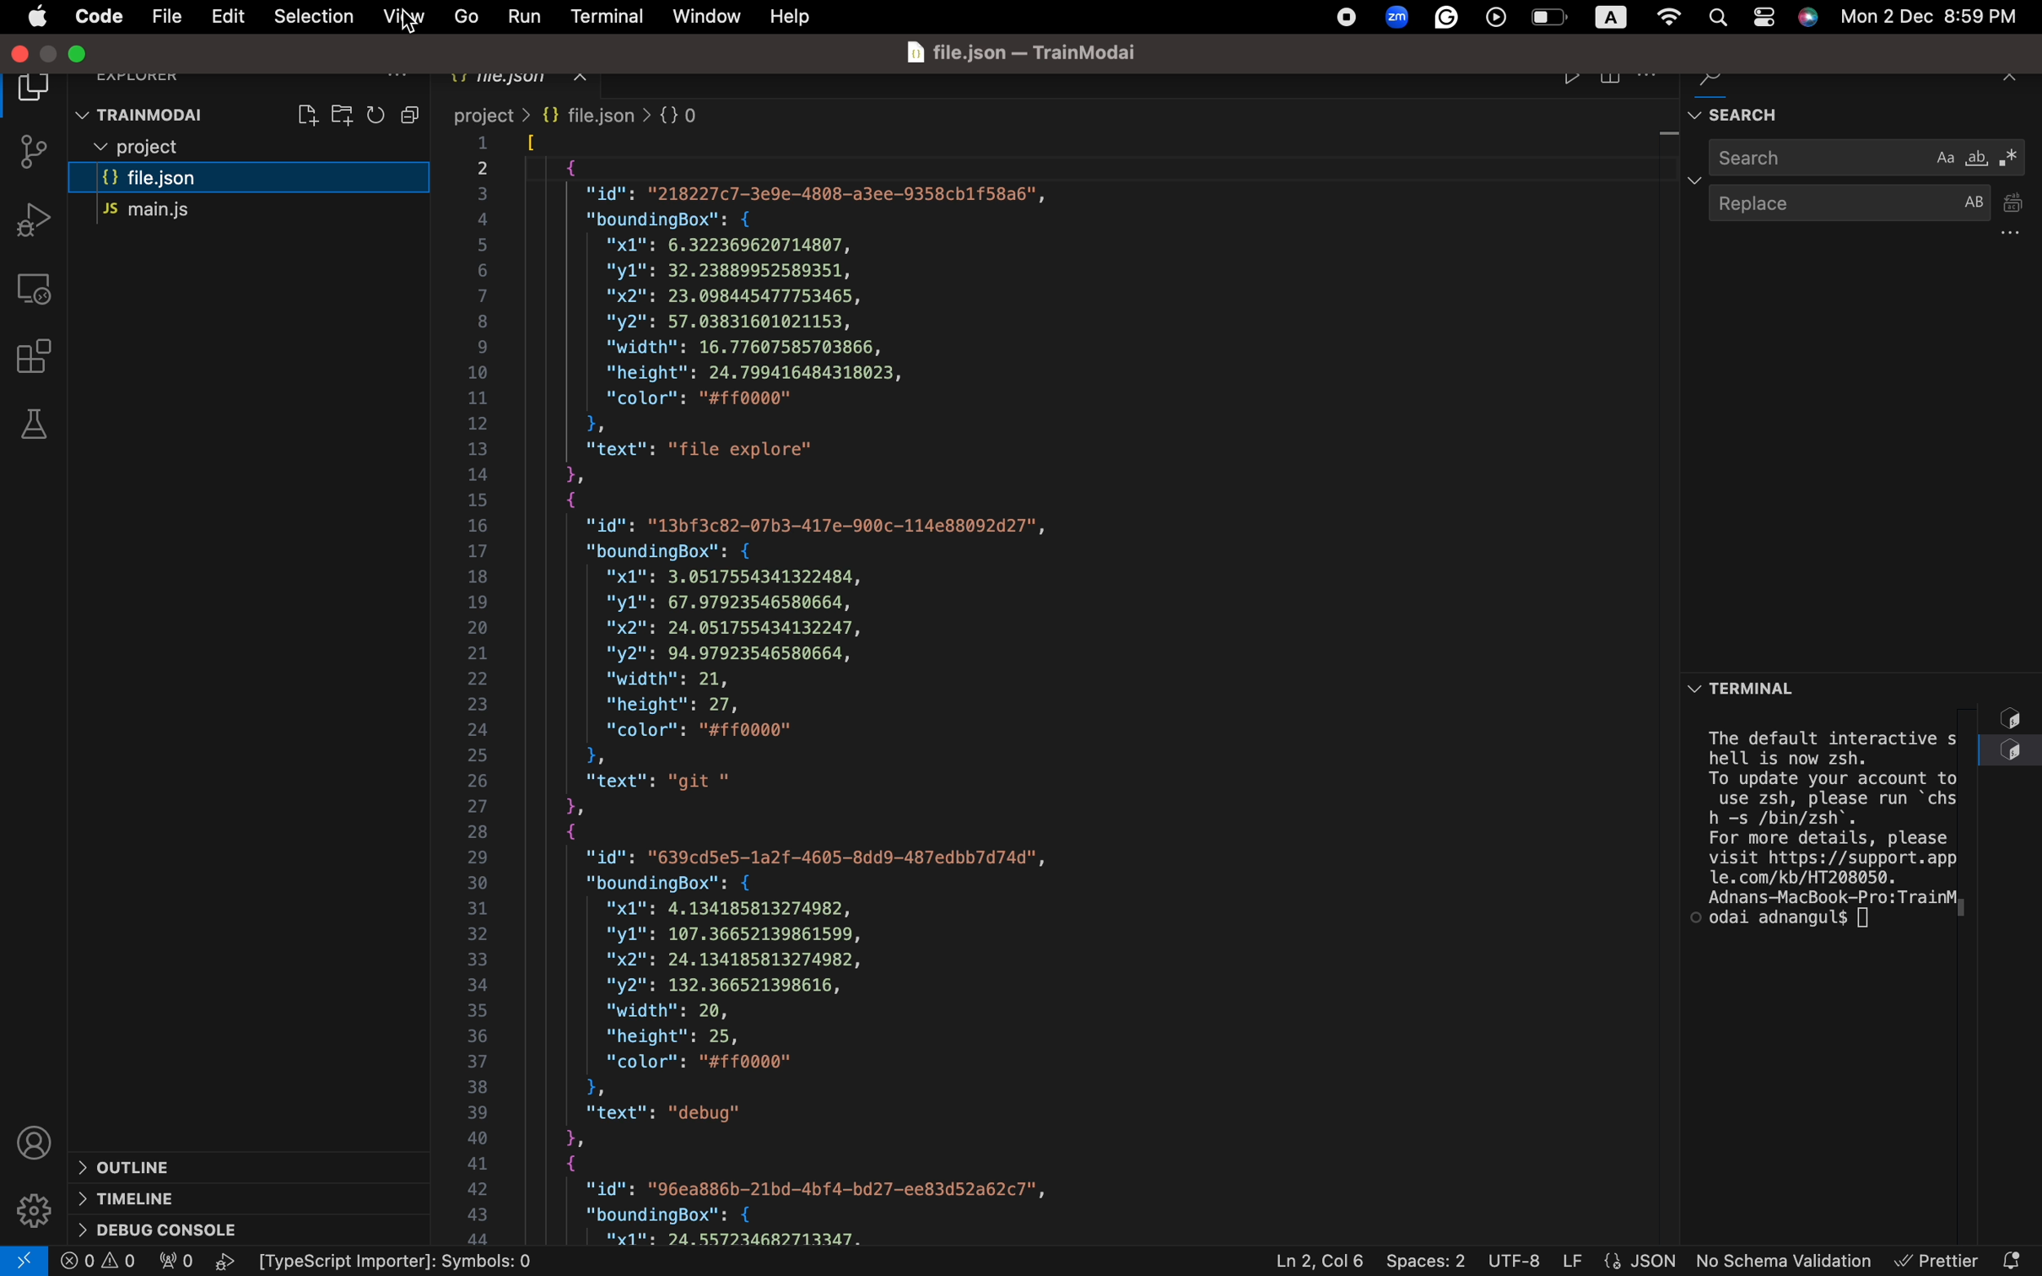 This screenshot has width=2042, height=1276. Describe the element at coordinates (1025, 53) in the screenshot. I see `file name` at that location.